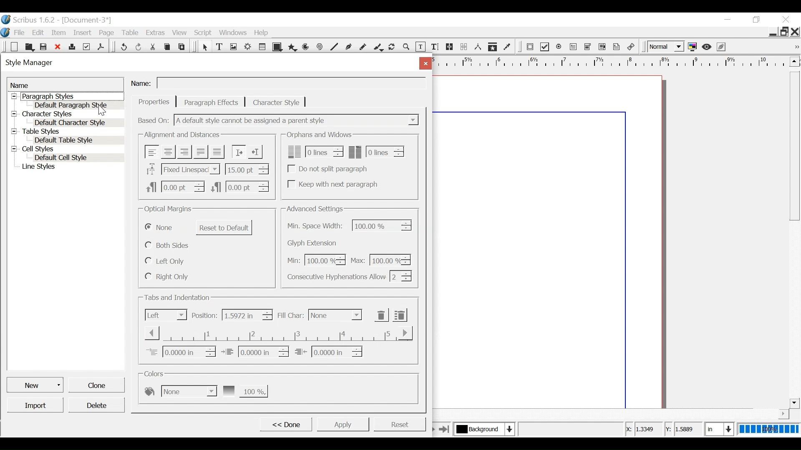  What do you see at coordinates (483, 429) in the screenshot?
I see `Select the current layer` at bounding box center [483, 429].